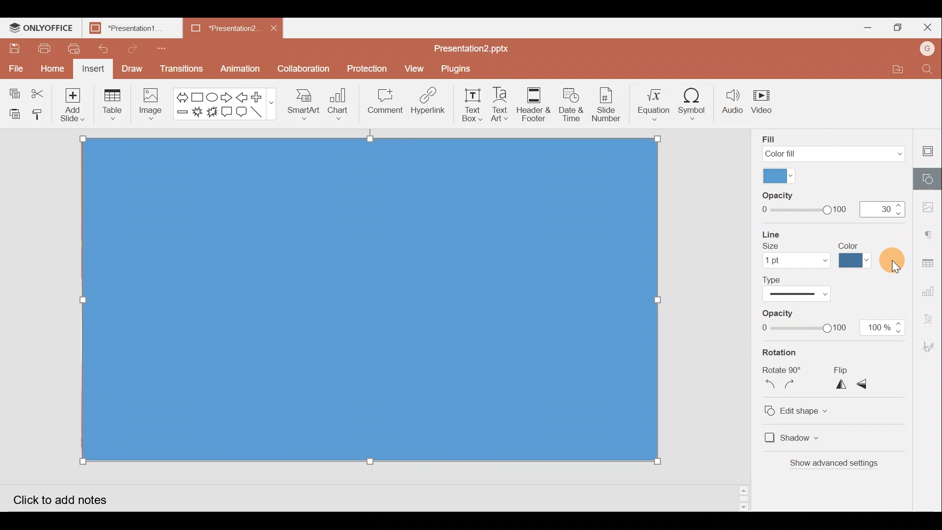 The width and height of the screenshot is (942, 530). I want to click on Rotate 90 degrees clockwise, so click(795, 387).